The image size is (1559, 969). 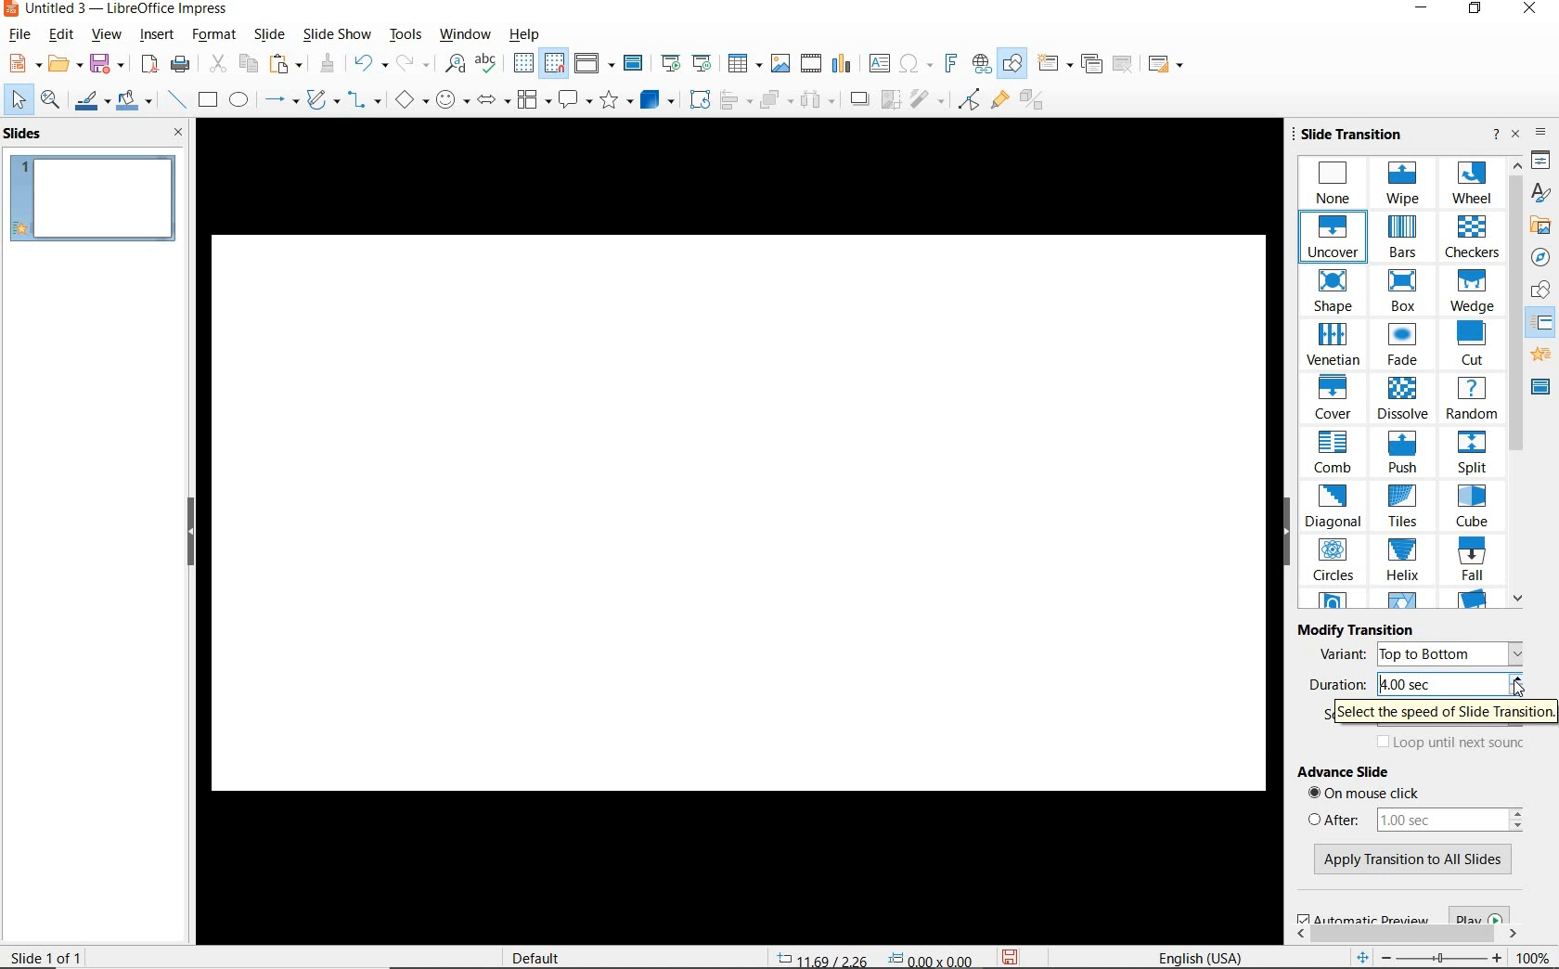 I want to click on VIEW, so click(x=107, y=34).